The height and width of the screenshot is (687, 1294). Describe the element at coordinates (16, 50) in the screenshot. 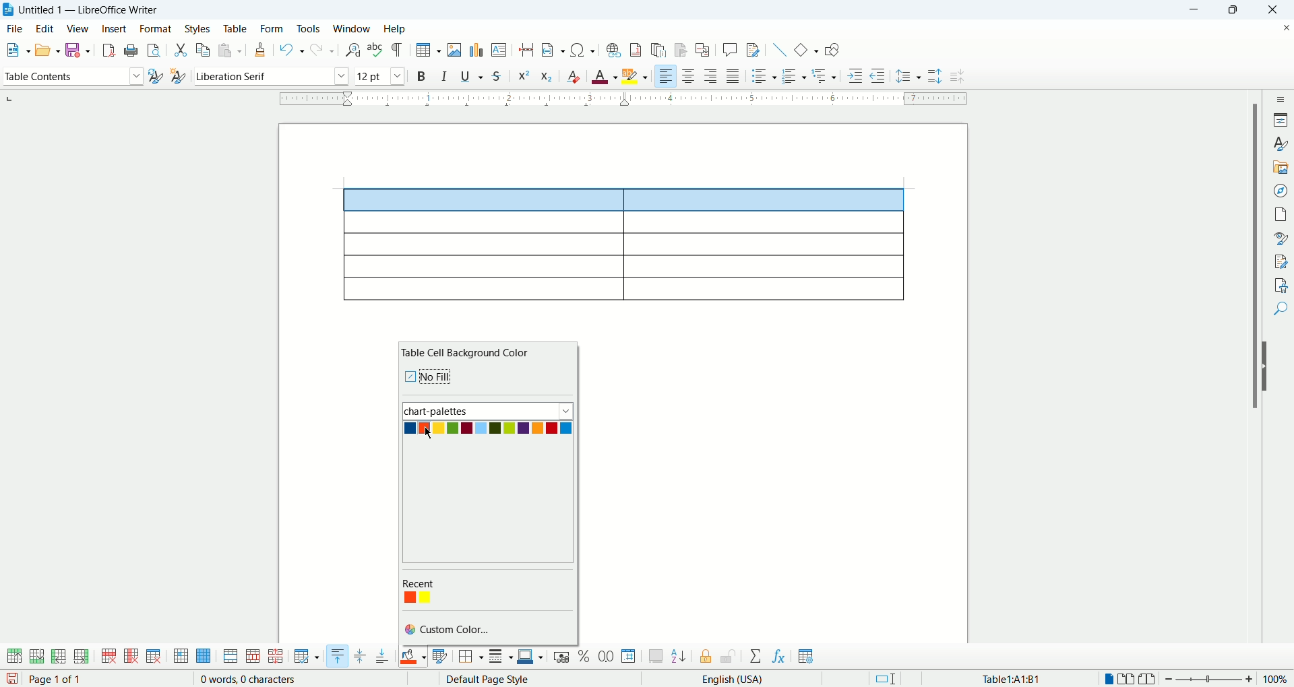

I see `new` at that location.